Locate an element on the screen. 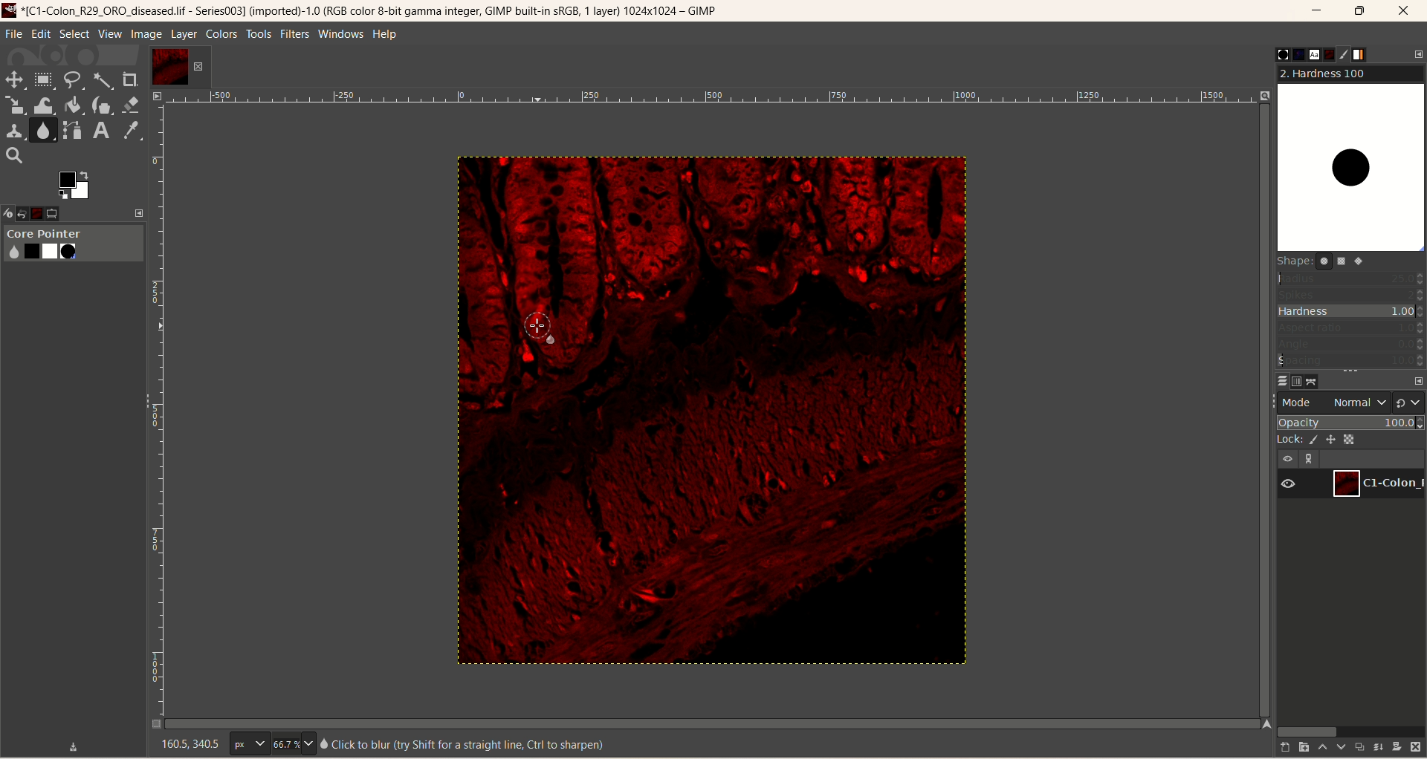 This screenshot has height=759, width=1427. lock position and size is located at coordinates (1336, 438).